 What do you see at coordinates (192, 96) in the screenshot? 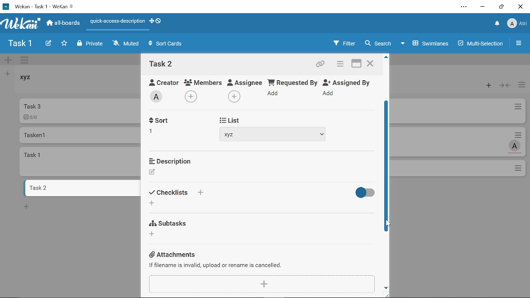
I see `Add` at bounding box center [192, 96].